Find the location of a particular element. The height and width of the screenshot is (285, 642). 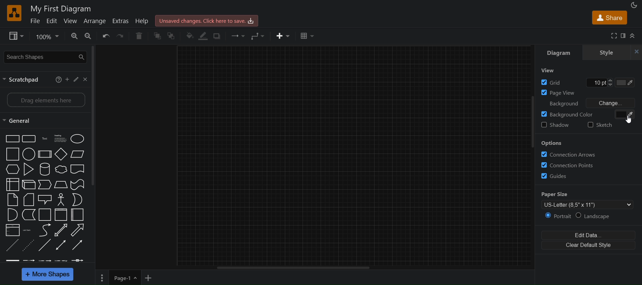

help is located at coordinates (58, 80).